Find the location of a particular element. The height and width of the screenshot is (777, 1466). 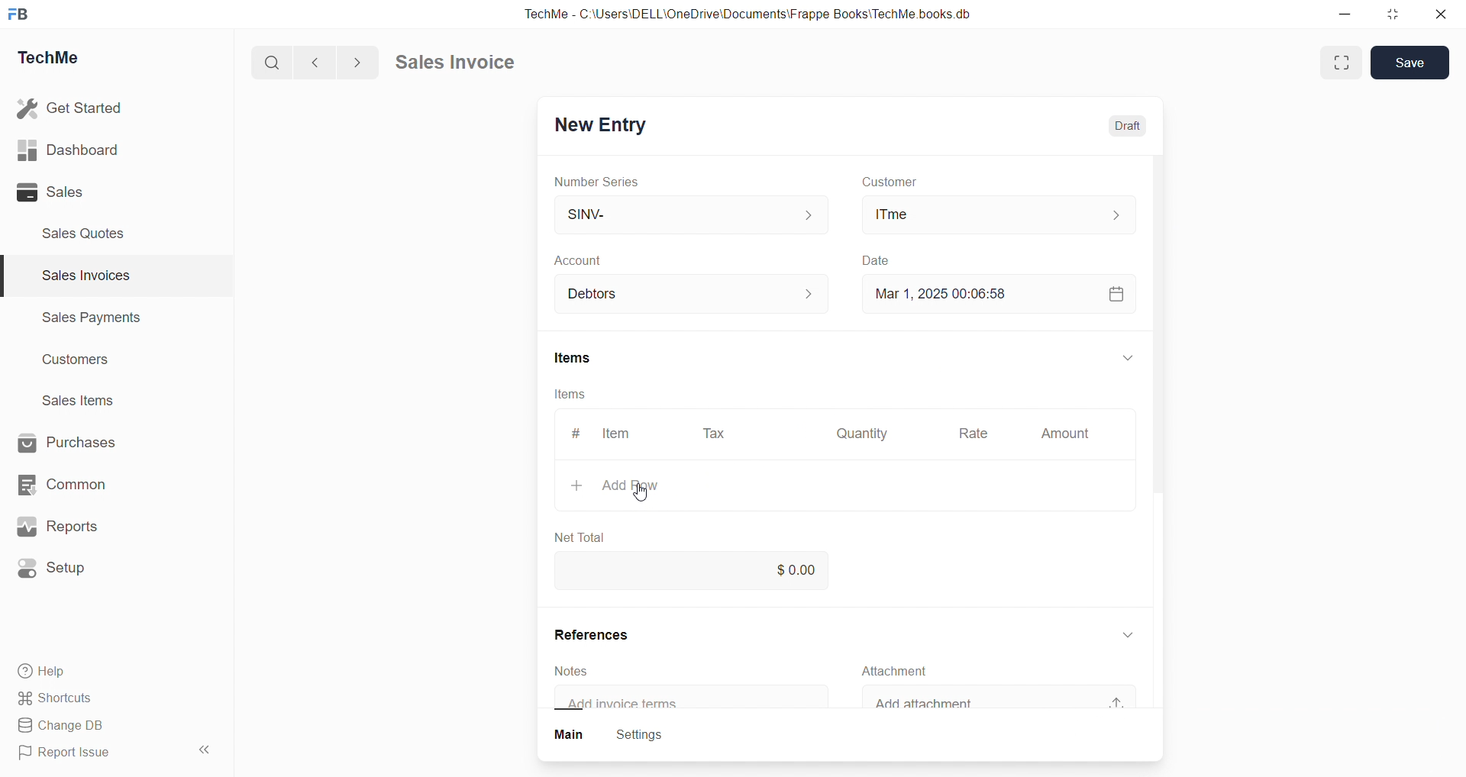

Customers is located at coordinates (84, 363).